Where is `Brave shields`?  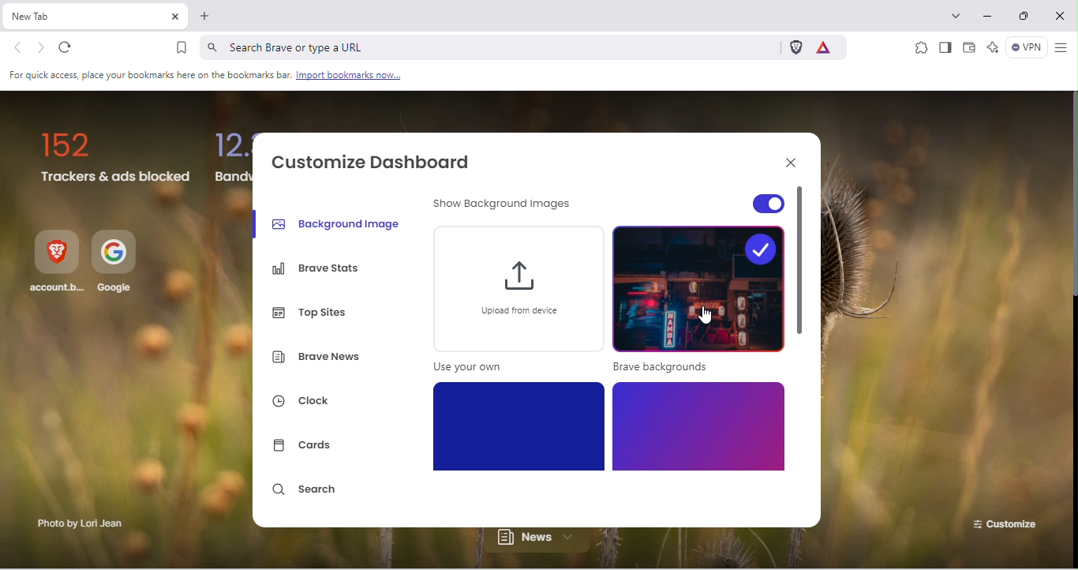 Brave shields is located at coordinates (795, 47).